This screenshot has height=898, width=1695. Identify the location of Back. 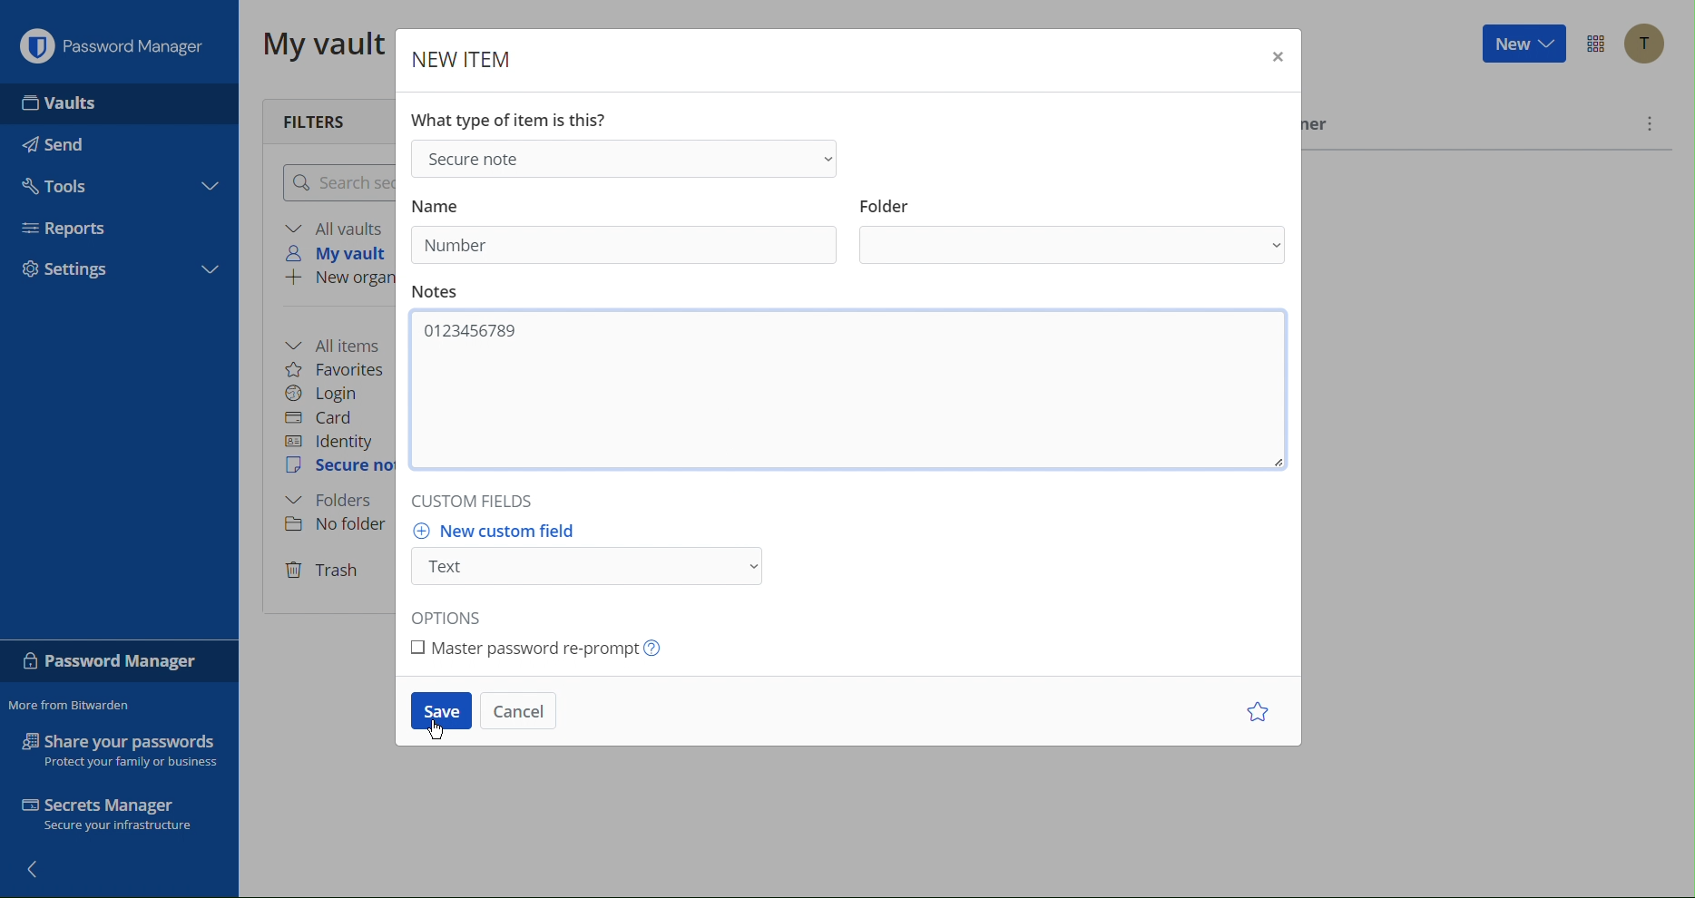
(39, 872).